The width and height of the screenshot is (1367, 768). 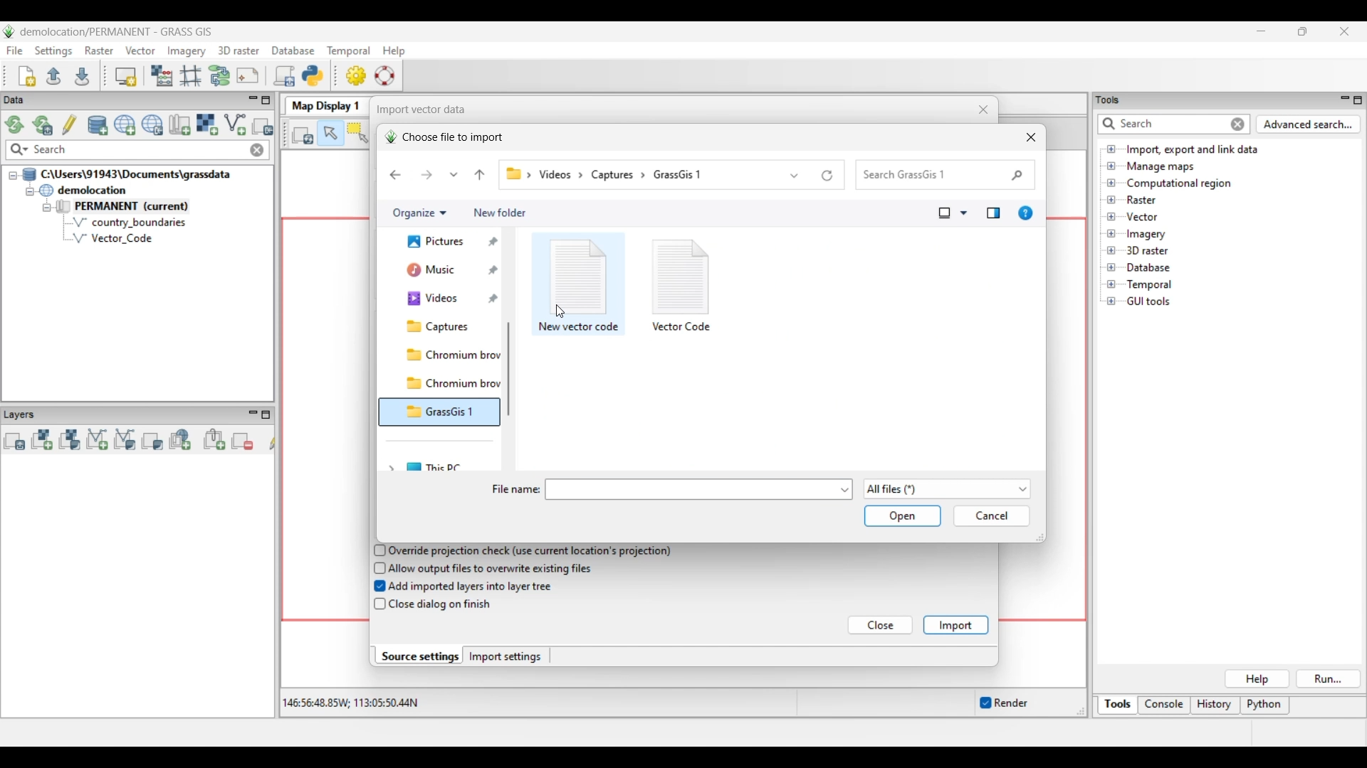 What do you see at coordinates (449, 327) in the screenshot?
I see `Videos folder` at bounding box center [449, 327].